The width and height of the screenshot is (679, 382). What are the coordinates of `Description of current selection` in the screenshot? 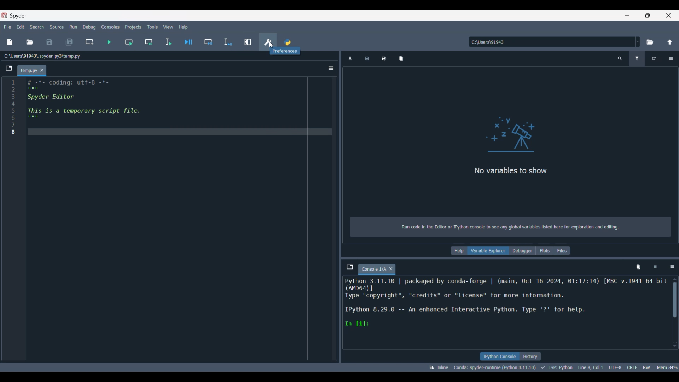 It's located at (285, 52).